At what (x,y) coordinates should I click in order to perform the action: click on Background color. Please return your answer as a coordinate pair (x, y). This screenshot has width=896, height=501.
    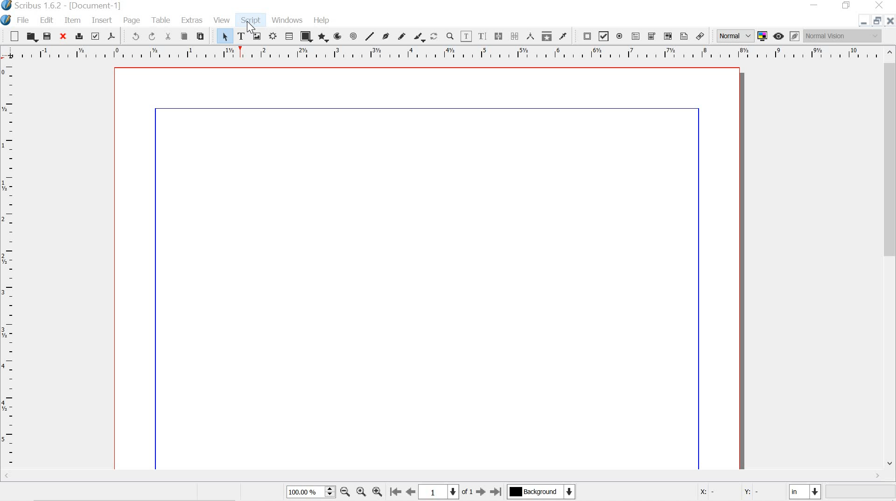
    Looking at the image, I should click on (540, 492).